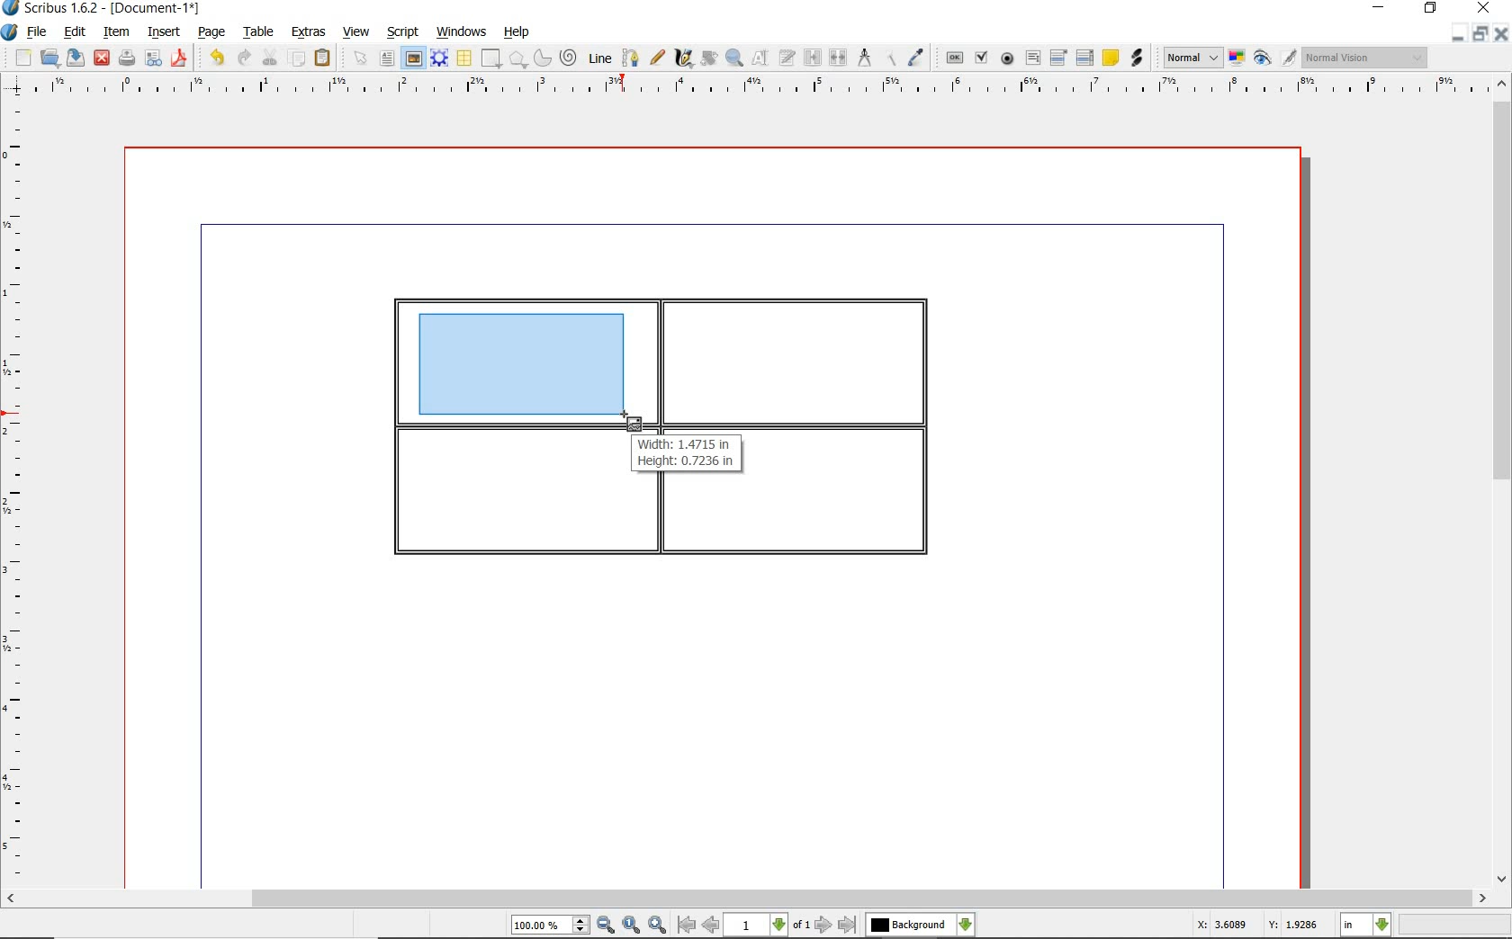 The width and height of the screenshot is (1512, 939). What do you see at coordinates (76, 57) in the screenshot?
I see `save` at bounding box center [76, 57].